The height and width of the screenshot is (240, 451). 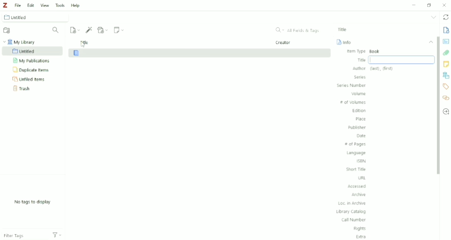 What do you see at coordinates (119, 30) in the screenshot?
I see `New Note` at bounding box center [119, 30].